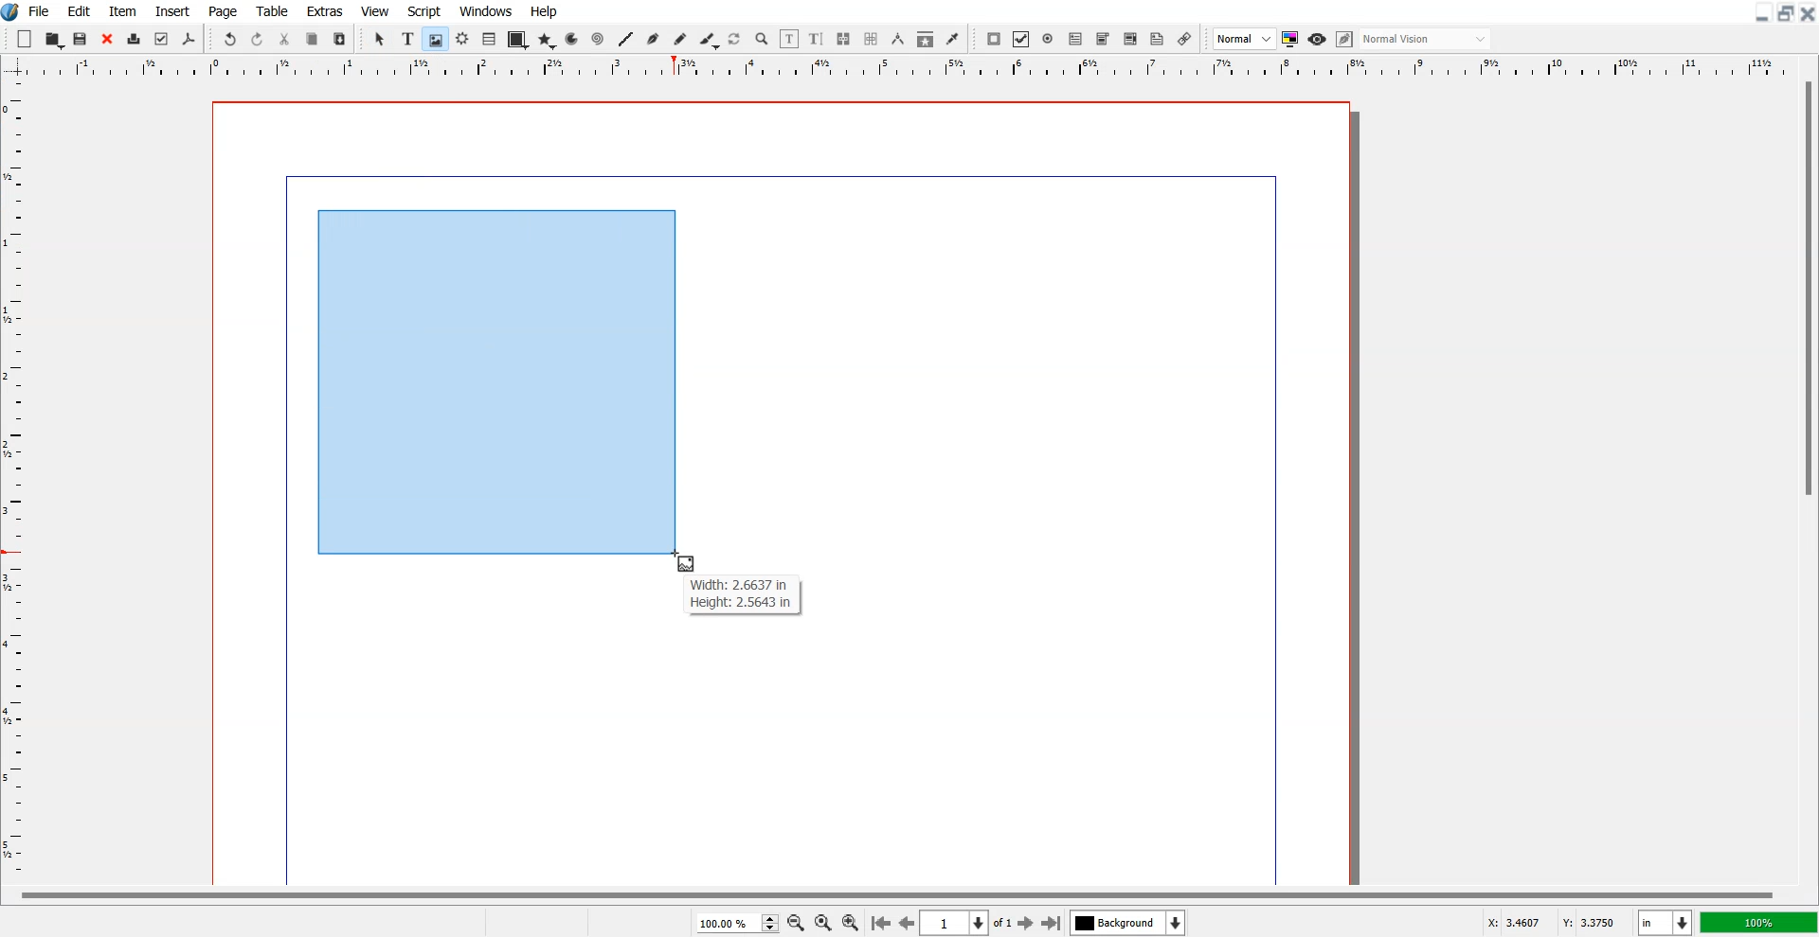  What do you see at coordinates (1785, 13) in the screenshot?
I see `Maximize` at bounding box center [1785, 13].